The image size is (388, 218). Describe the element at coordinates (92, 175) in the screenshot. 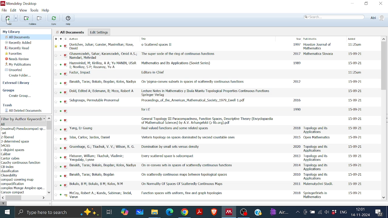

I see `Author` at that location.